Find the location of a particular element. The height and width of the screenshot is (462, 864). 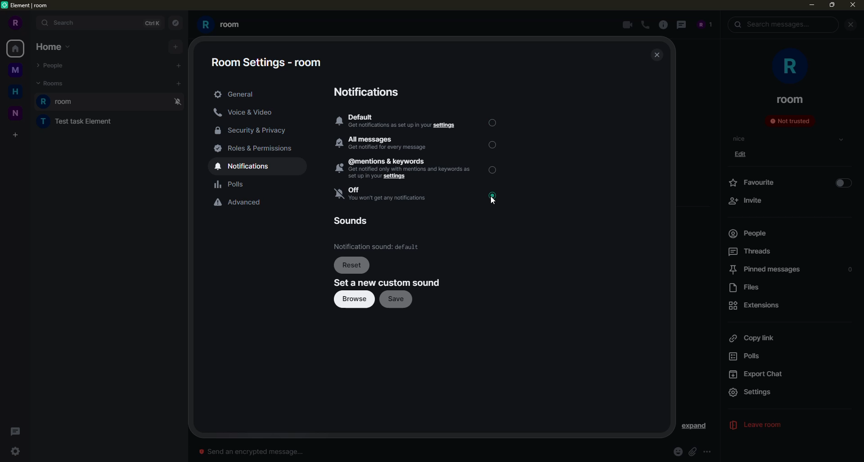

@mentions is located at coordinates (402, 169).